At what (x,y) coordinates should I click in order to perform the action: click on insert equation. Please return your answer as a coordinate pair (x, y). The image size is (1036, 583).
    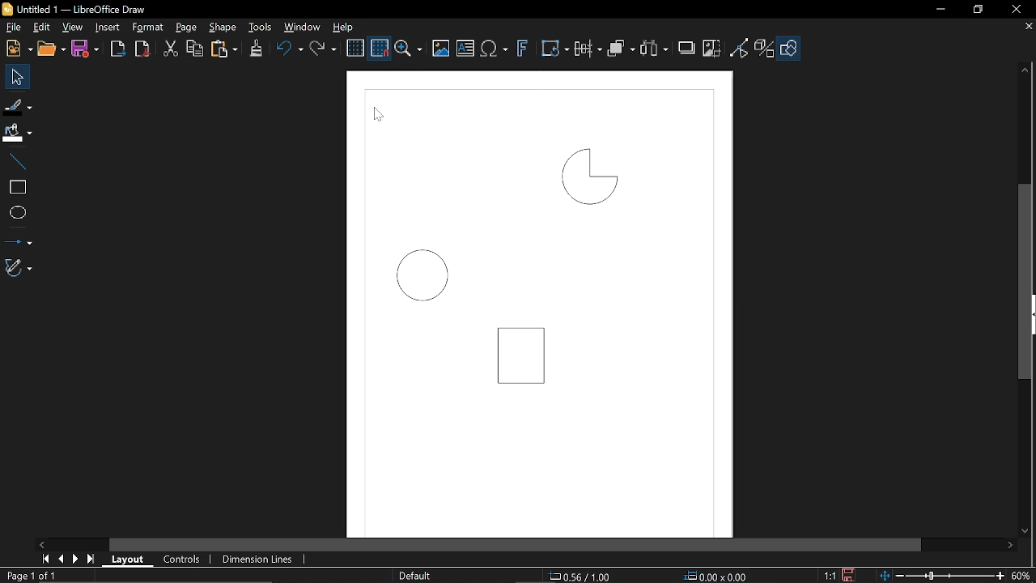
    Looking at the image, I should click on (496, 50).